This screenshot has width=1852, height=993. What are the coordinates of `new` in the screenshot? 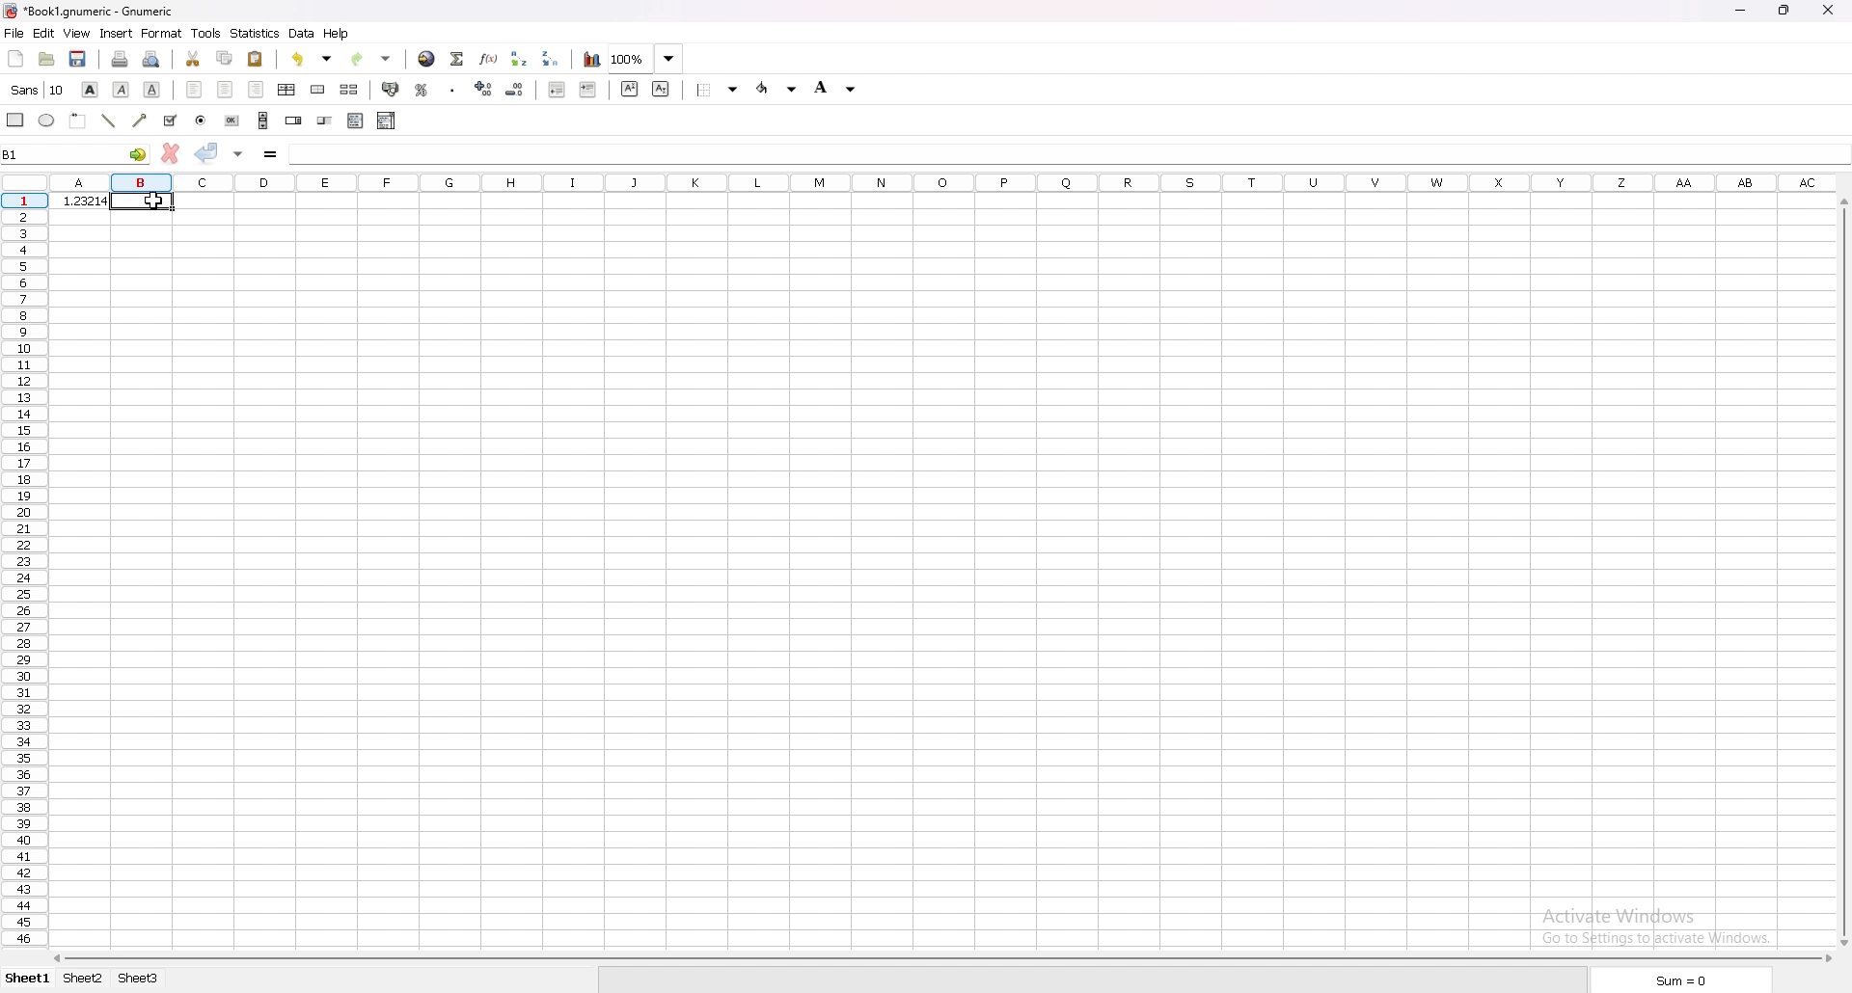 It's located at (16, 58).